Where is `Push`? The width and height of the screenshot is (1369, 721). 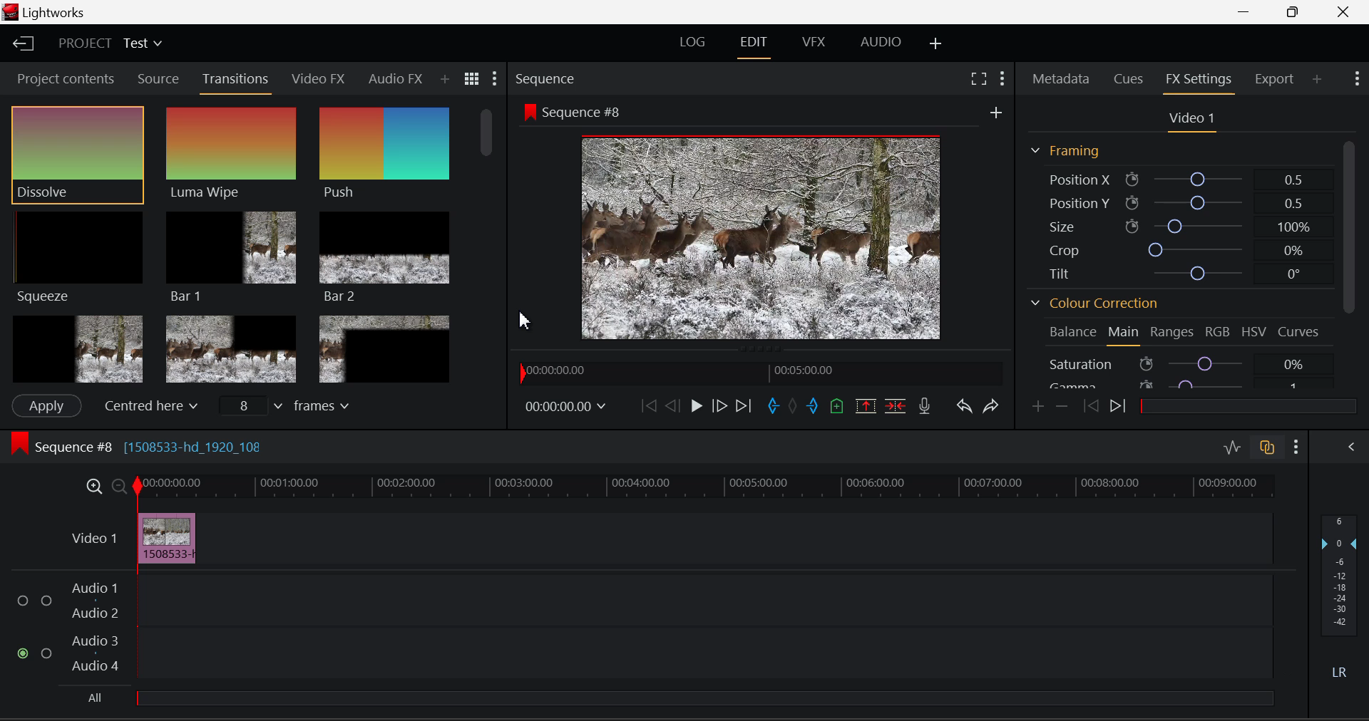
Push is located at coordinates (382, 154).